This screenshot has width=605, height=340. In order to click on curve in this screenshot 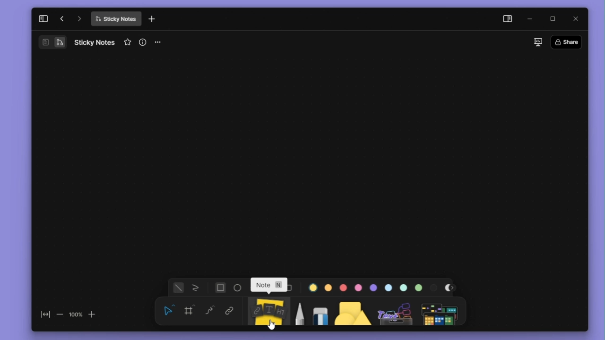, I will do `click(211, 314)`.